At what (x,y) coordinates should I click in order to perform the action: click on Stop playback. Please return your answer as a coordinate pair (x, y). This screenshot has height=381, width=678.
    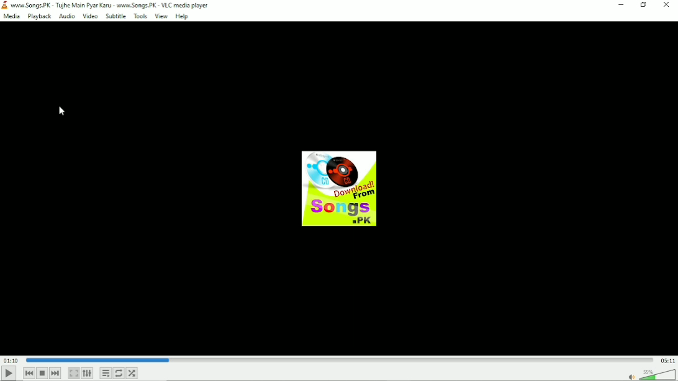
    Looking at the image, I should click on (43, 373).